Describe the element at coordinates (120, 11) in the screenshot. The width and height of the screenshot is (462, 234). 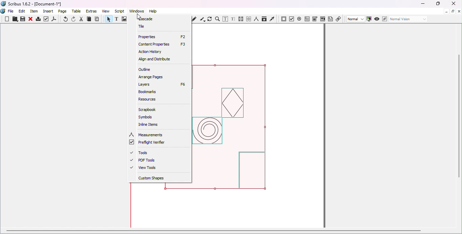
I see `Script` at that location.